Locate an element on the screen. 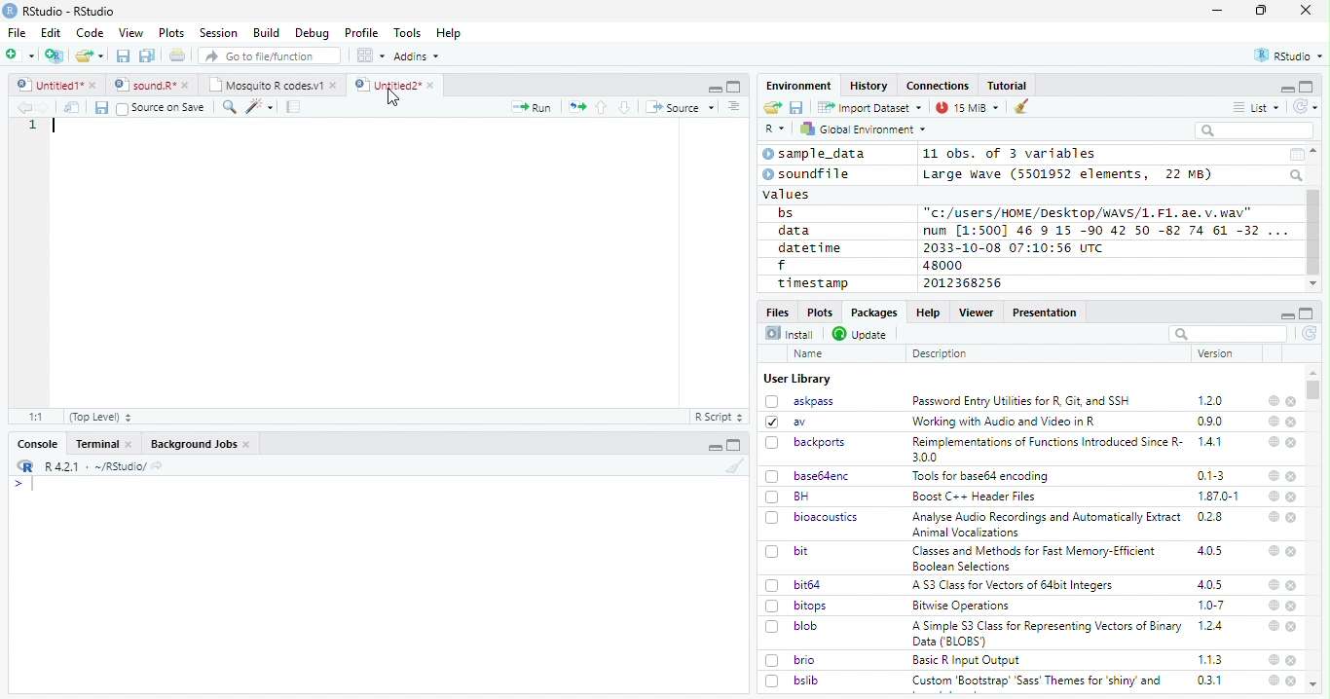  go forward is located at coordinates (47, 107).